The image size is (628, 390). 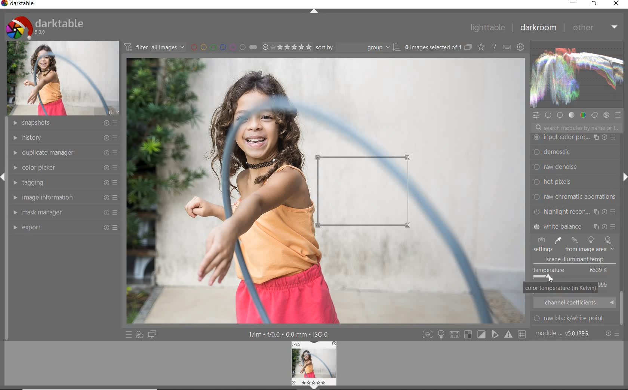 I want to click on reset or preset preference, so click(x=613, y=335).